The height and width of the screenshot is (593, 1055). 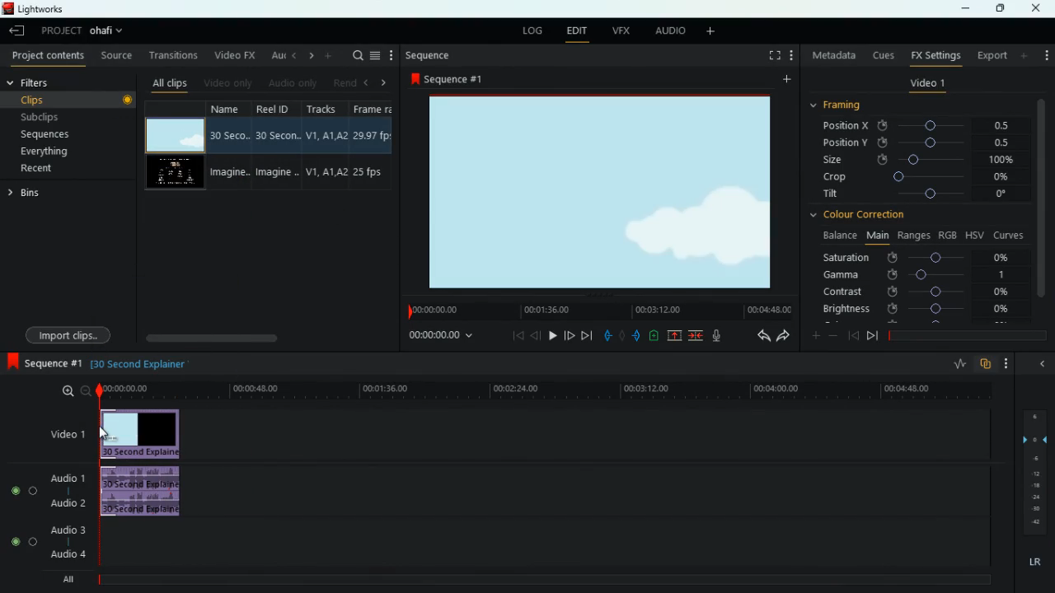 I want to click on au, so click(x=273, y=55).